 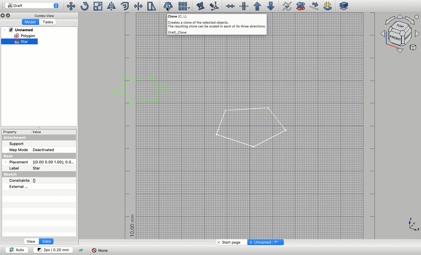 I want to click on Value, so click(x=39, y=132).